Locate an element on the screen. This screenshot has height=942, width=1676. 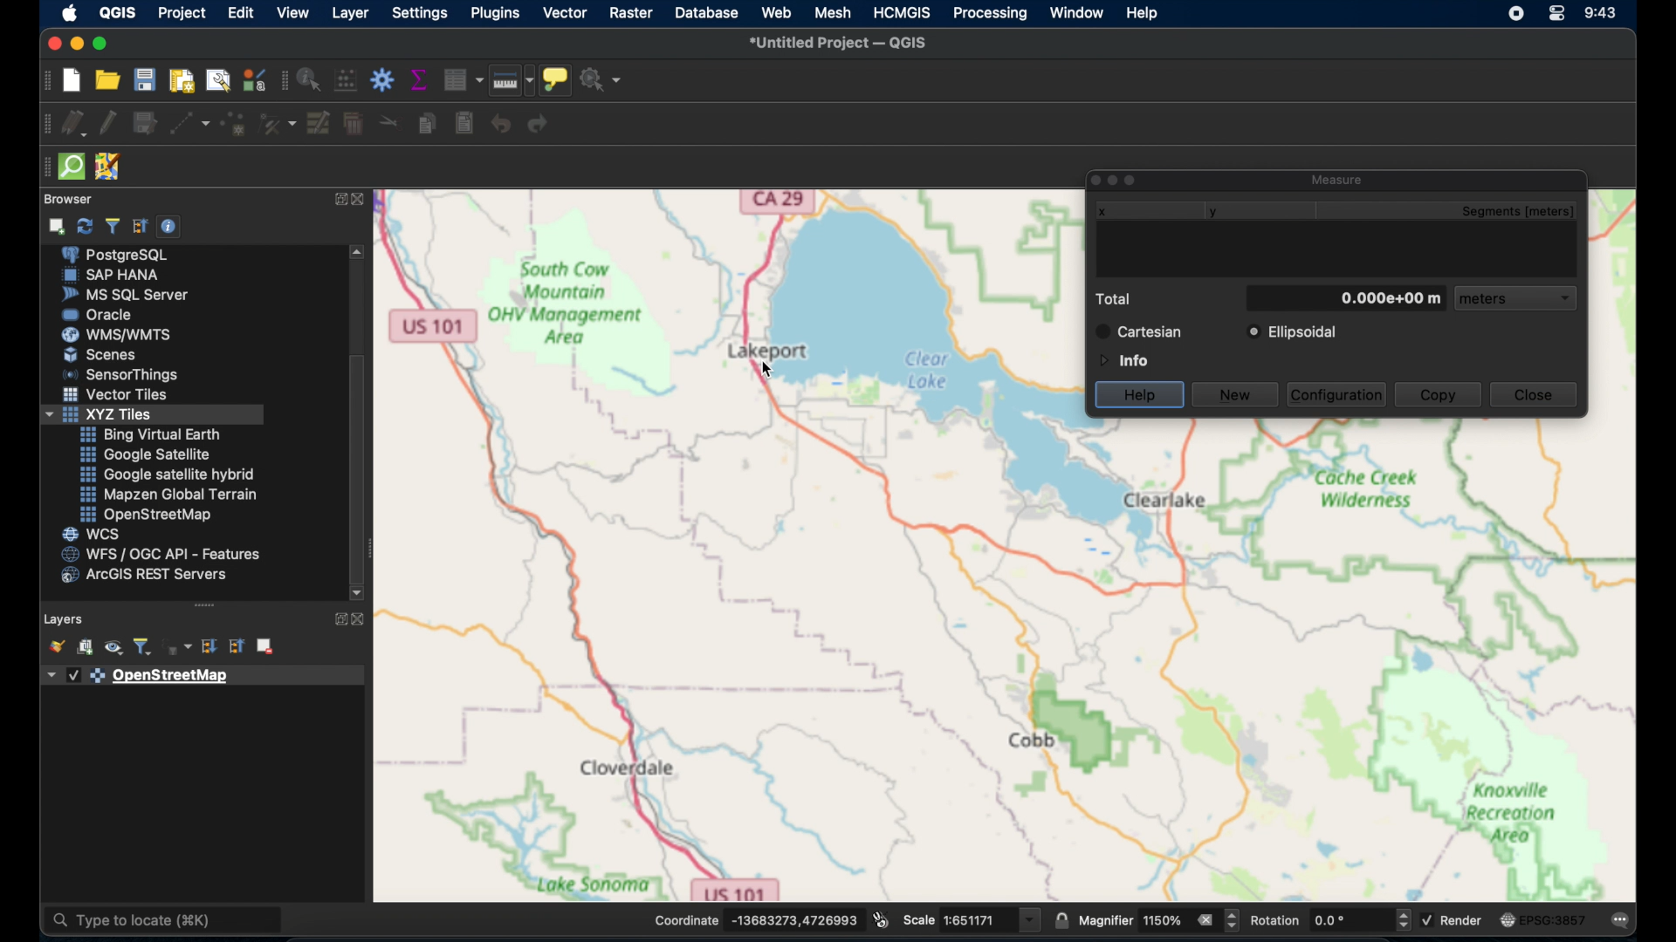
paste features is located at coordinates (464, 124).